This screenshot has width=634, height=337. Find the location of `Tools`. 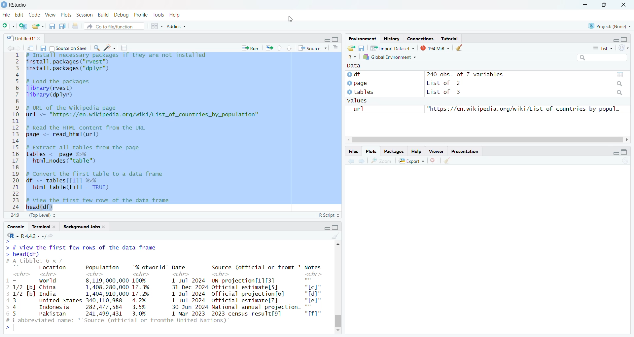

Tools is located at coordinates (159, 15).